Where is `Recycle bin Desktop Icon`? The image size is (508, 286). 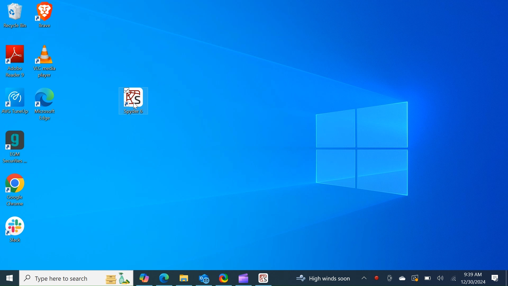 Recycle bin Desktop Icon is located at coordinates (15, 16).